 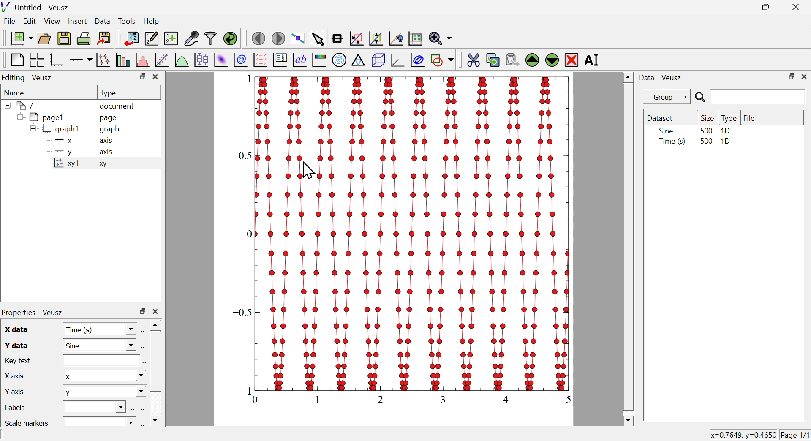 What do you see at coordinates (445, 399) in the screenshot?
I see `3` at bounding box center [445, 399].